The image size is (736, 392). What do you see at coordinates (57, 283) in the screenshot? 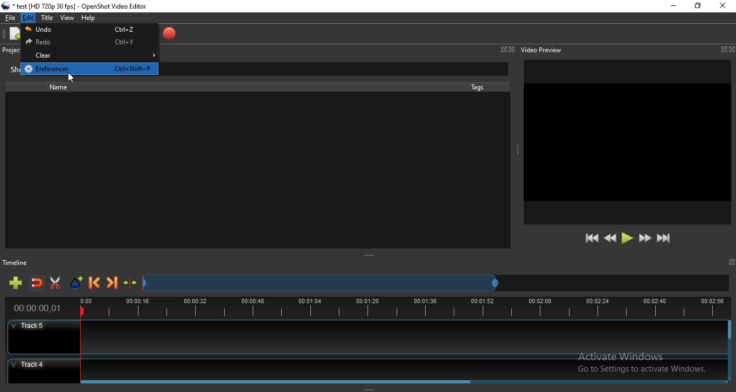
I see `Enable razor` at bounding box center [57, 283].